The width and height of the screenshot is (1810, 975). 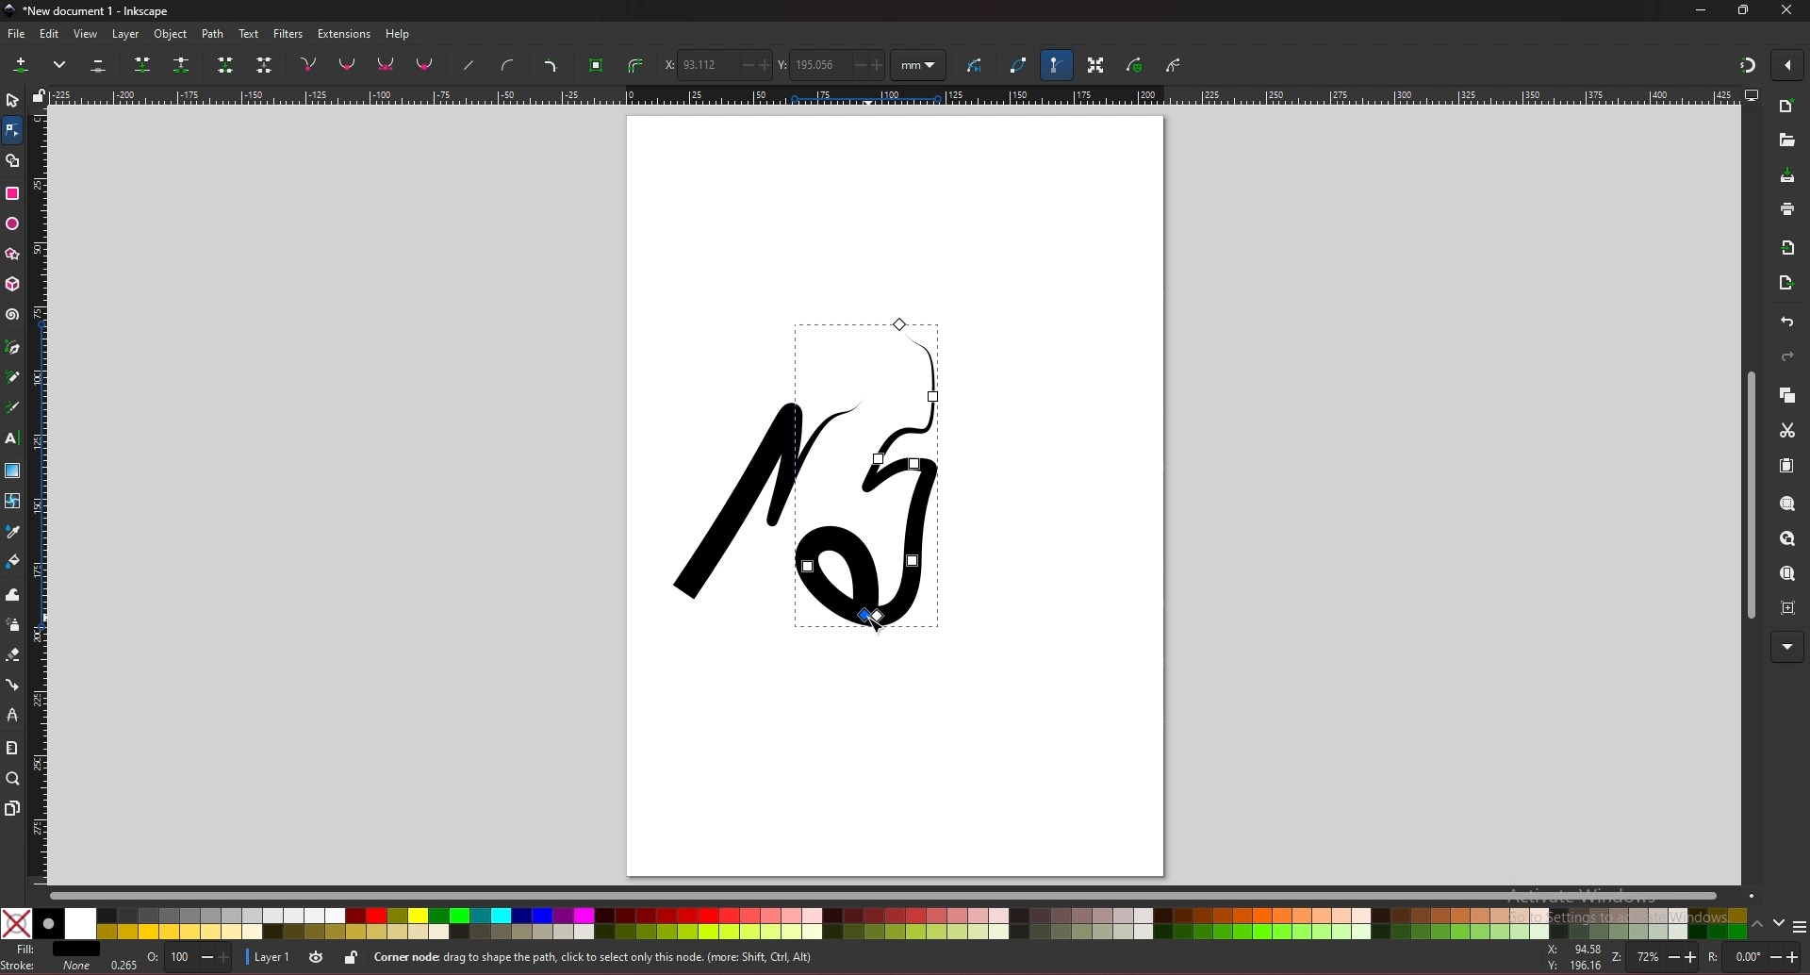 What do you see at coordinates (398, 35) in the screenshot?
I see `help` at bounding box center [398, 35].